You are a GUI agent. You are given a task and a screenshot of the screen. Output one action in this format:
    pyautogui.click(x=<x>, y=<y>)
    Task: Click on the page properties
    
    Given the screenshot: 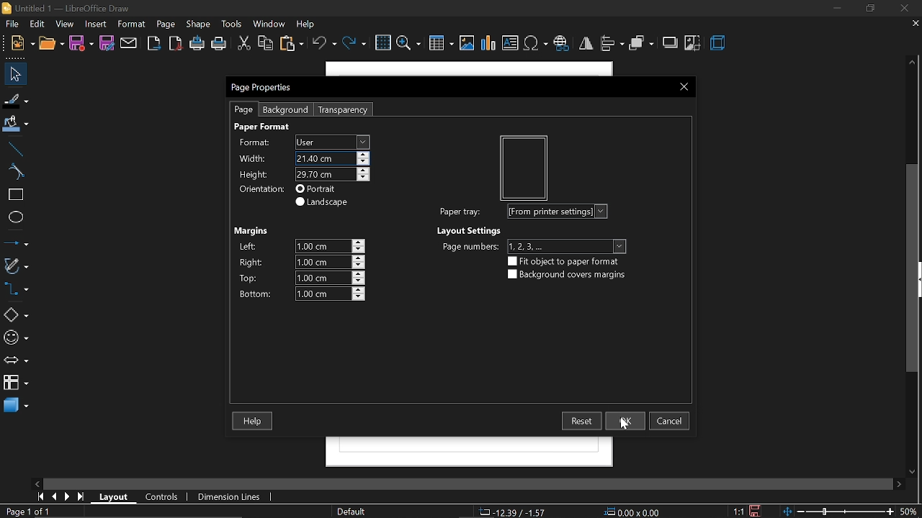 What is the action you would take?
    pyautogui.click(x=269, y=86)
    